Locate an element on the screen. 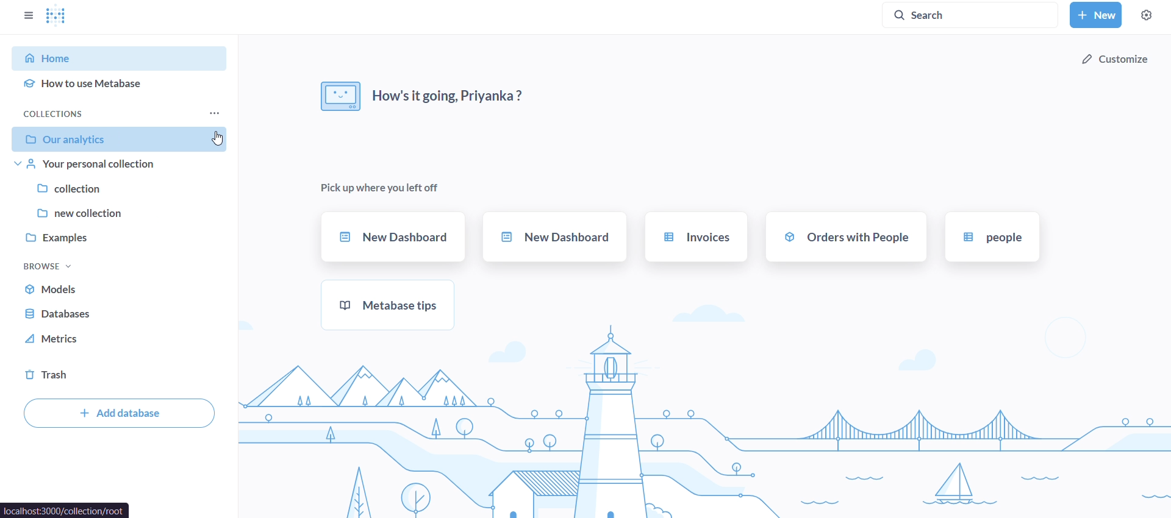 Image resolution: width=1171 pixels, height=518 pixels. collection is located at coordinates (123, 189).